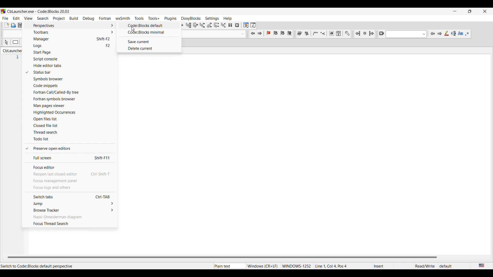 The height and width of the screenshot is (277, 493). I want to click on Hide editor tabs, so click(74, 66).